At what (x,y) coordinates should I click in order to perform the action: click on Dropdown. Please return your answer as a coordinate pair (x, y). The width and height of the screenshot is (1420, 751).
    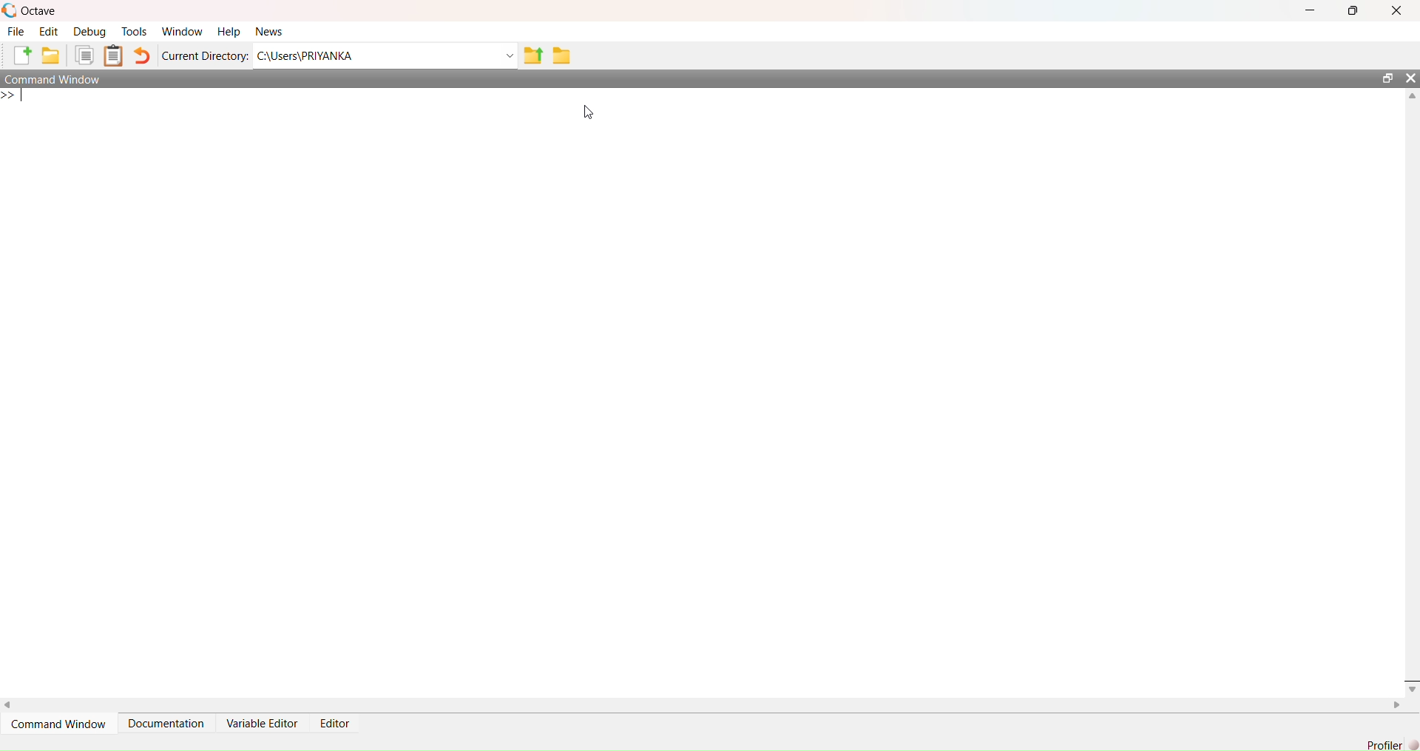
    Looking at the image, I should click on (510, 55).